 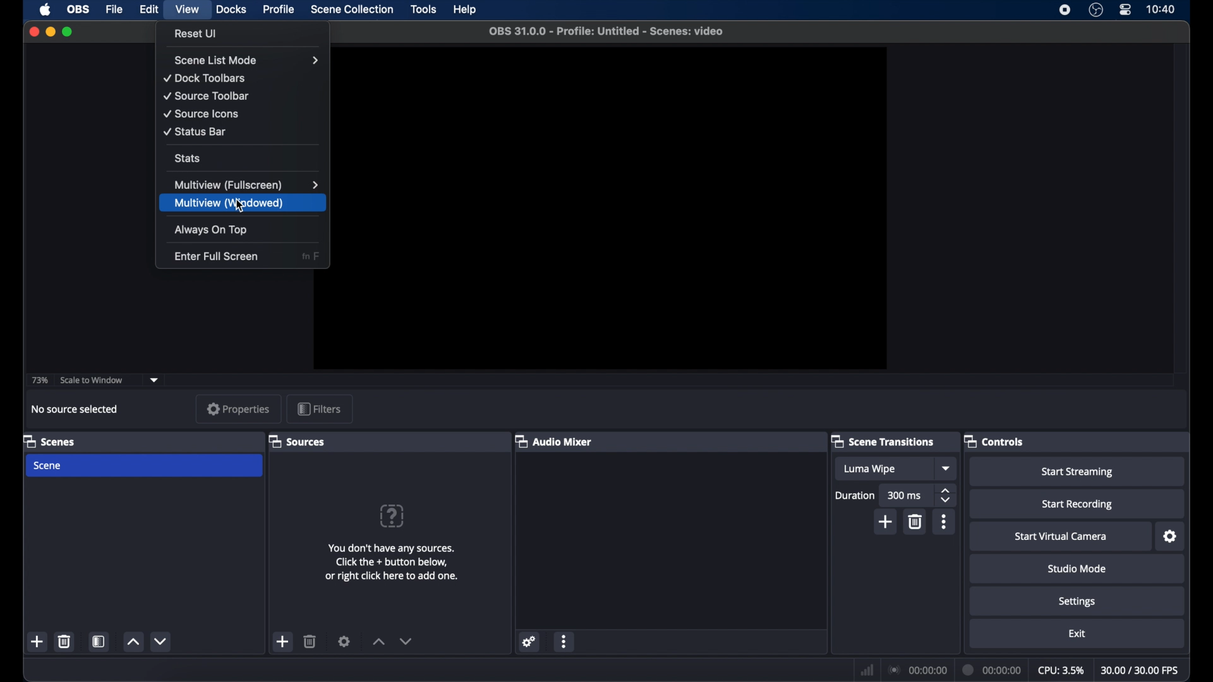 What do you see at coordinates (944, 522) in the screenshot?
I see `more options` at bounding box center [944, 522].